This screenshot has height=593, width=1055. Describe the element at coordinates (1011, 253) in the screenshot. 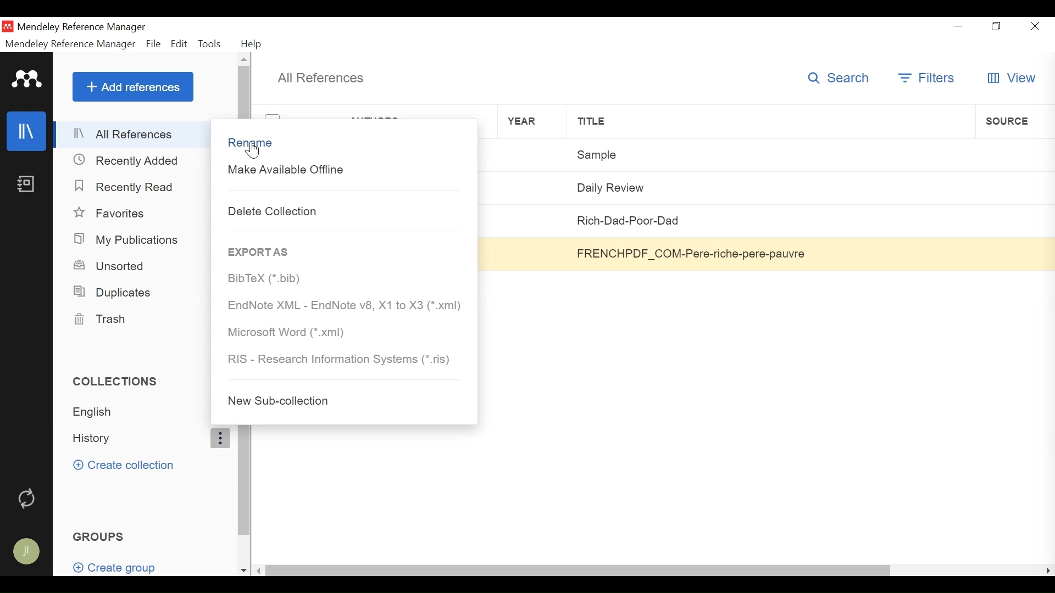

I see `Source` at that location.